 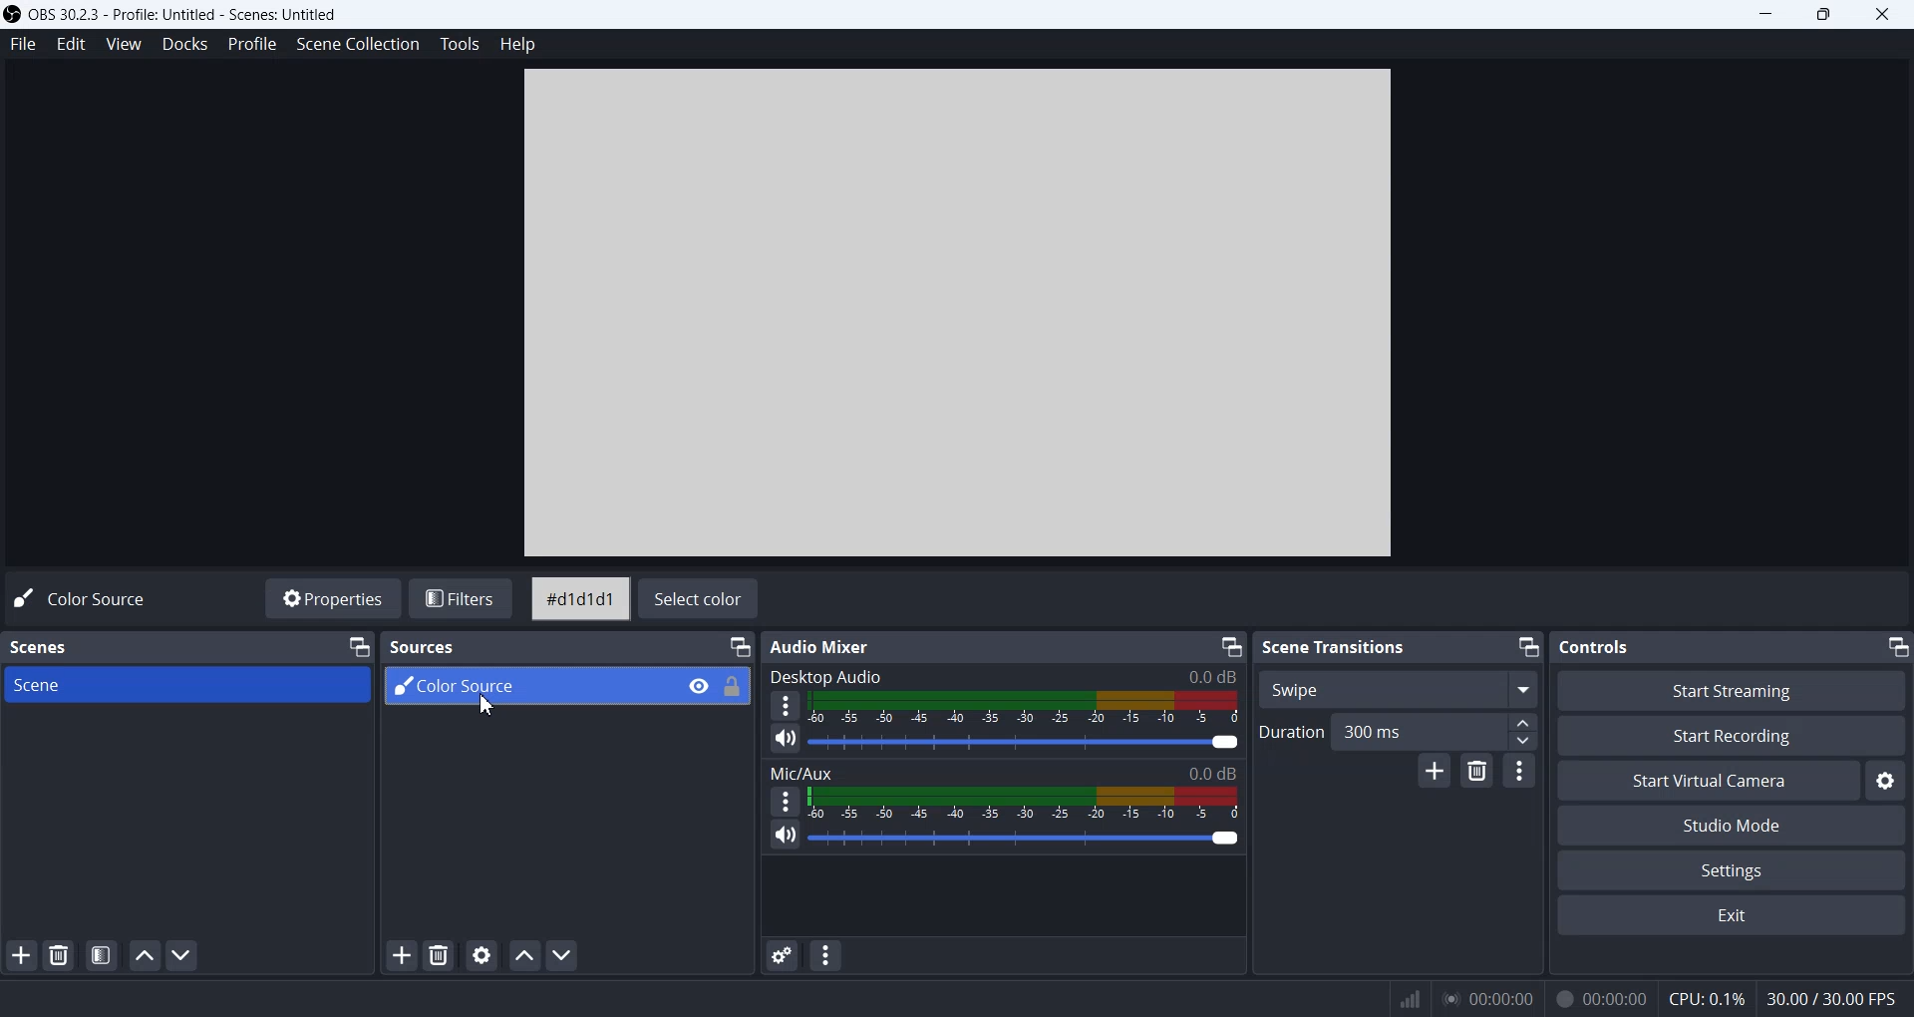 What do you see at coordinates (1826, 15) in the screenshot?
I see `Maximize` at bounding box center [1826, 15].